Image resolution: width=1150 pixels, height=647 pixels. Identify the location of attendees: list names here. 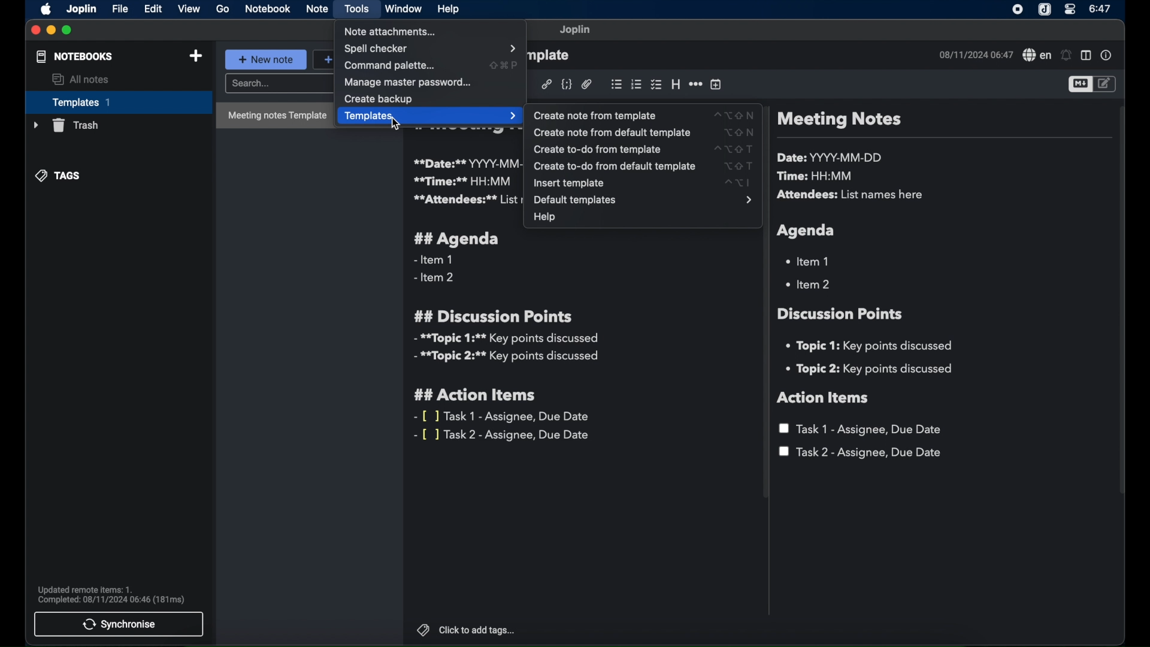
(852, 195).